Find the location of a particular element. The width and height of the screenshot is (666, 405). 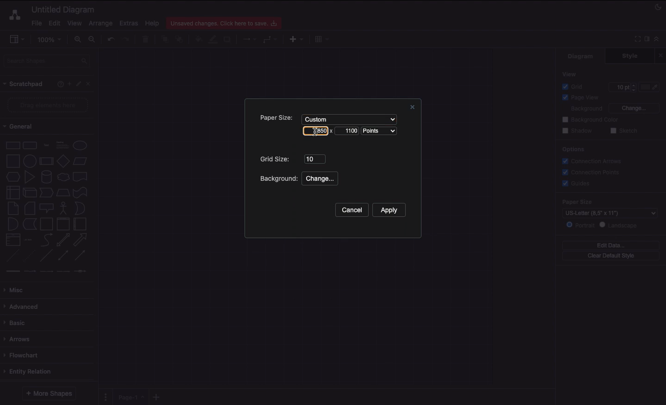

Step is located at coordinates (46, 193).